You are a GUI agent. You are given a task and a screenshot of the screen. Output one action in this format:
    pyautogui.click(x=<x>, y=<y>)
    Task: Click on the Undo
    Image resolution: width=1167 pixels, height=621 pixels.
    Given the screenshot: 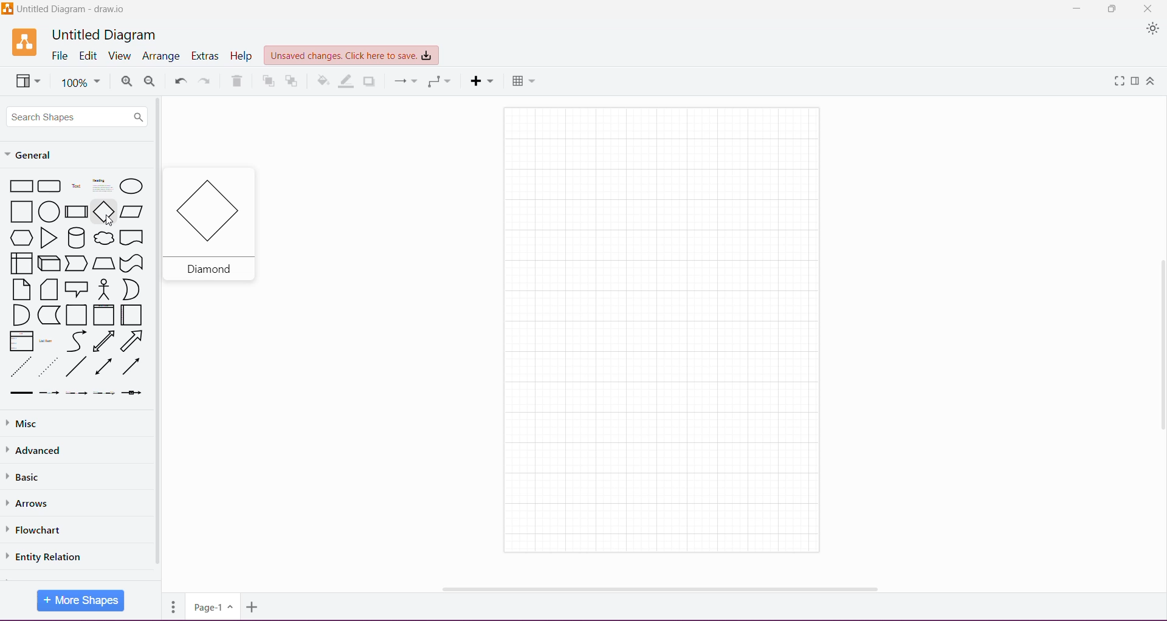 What is the action you would take?
    pyautogui.click(x=181, y=81)
    